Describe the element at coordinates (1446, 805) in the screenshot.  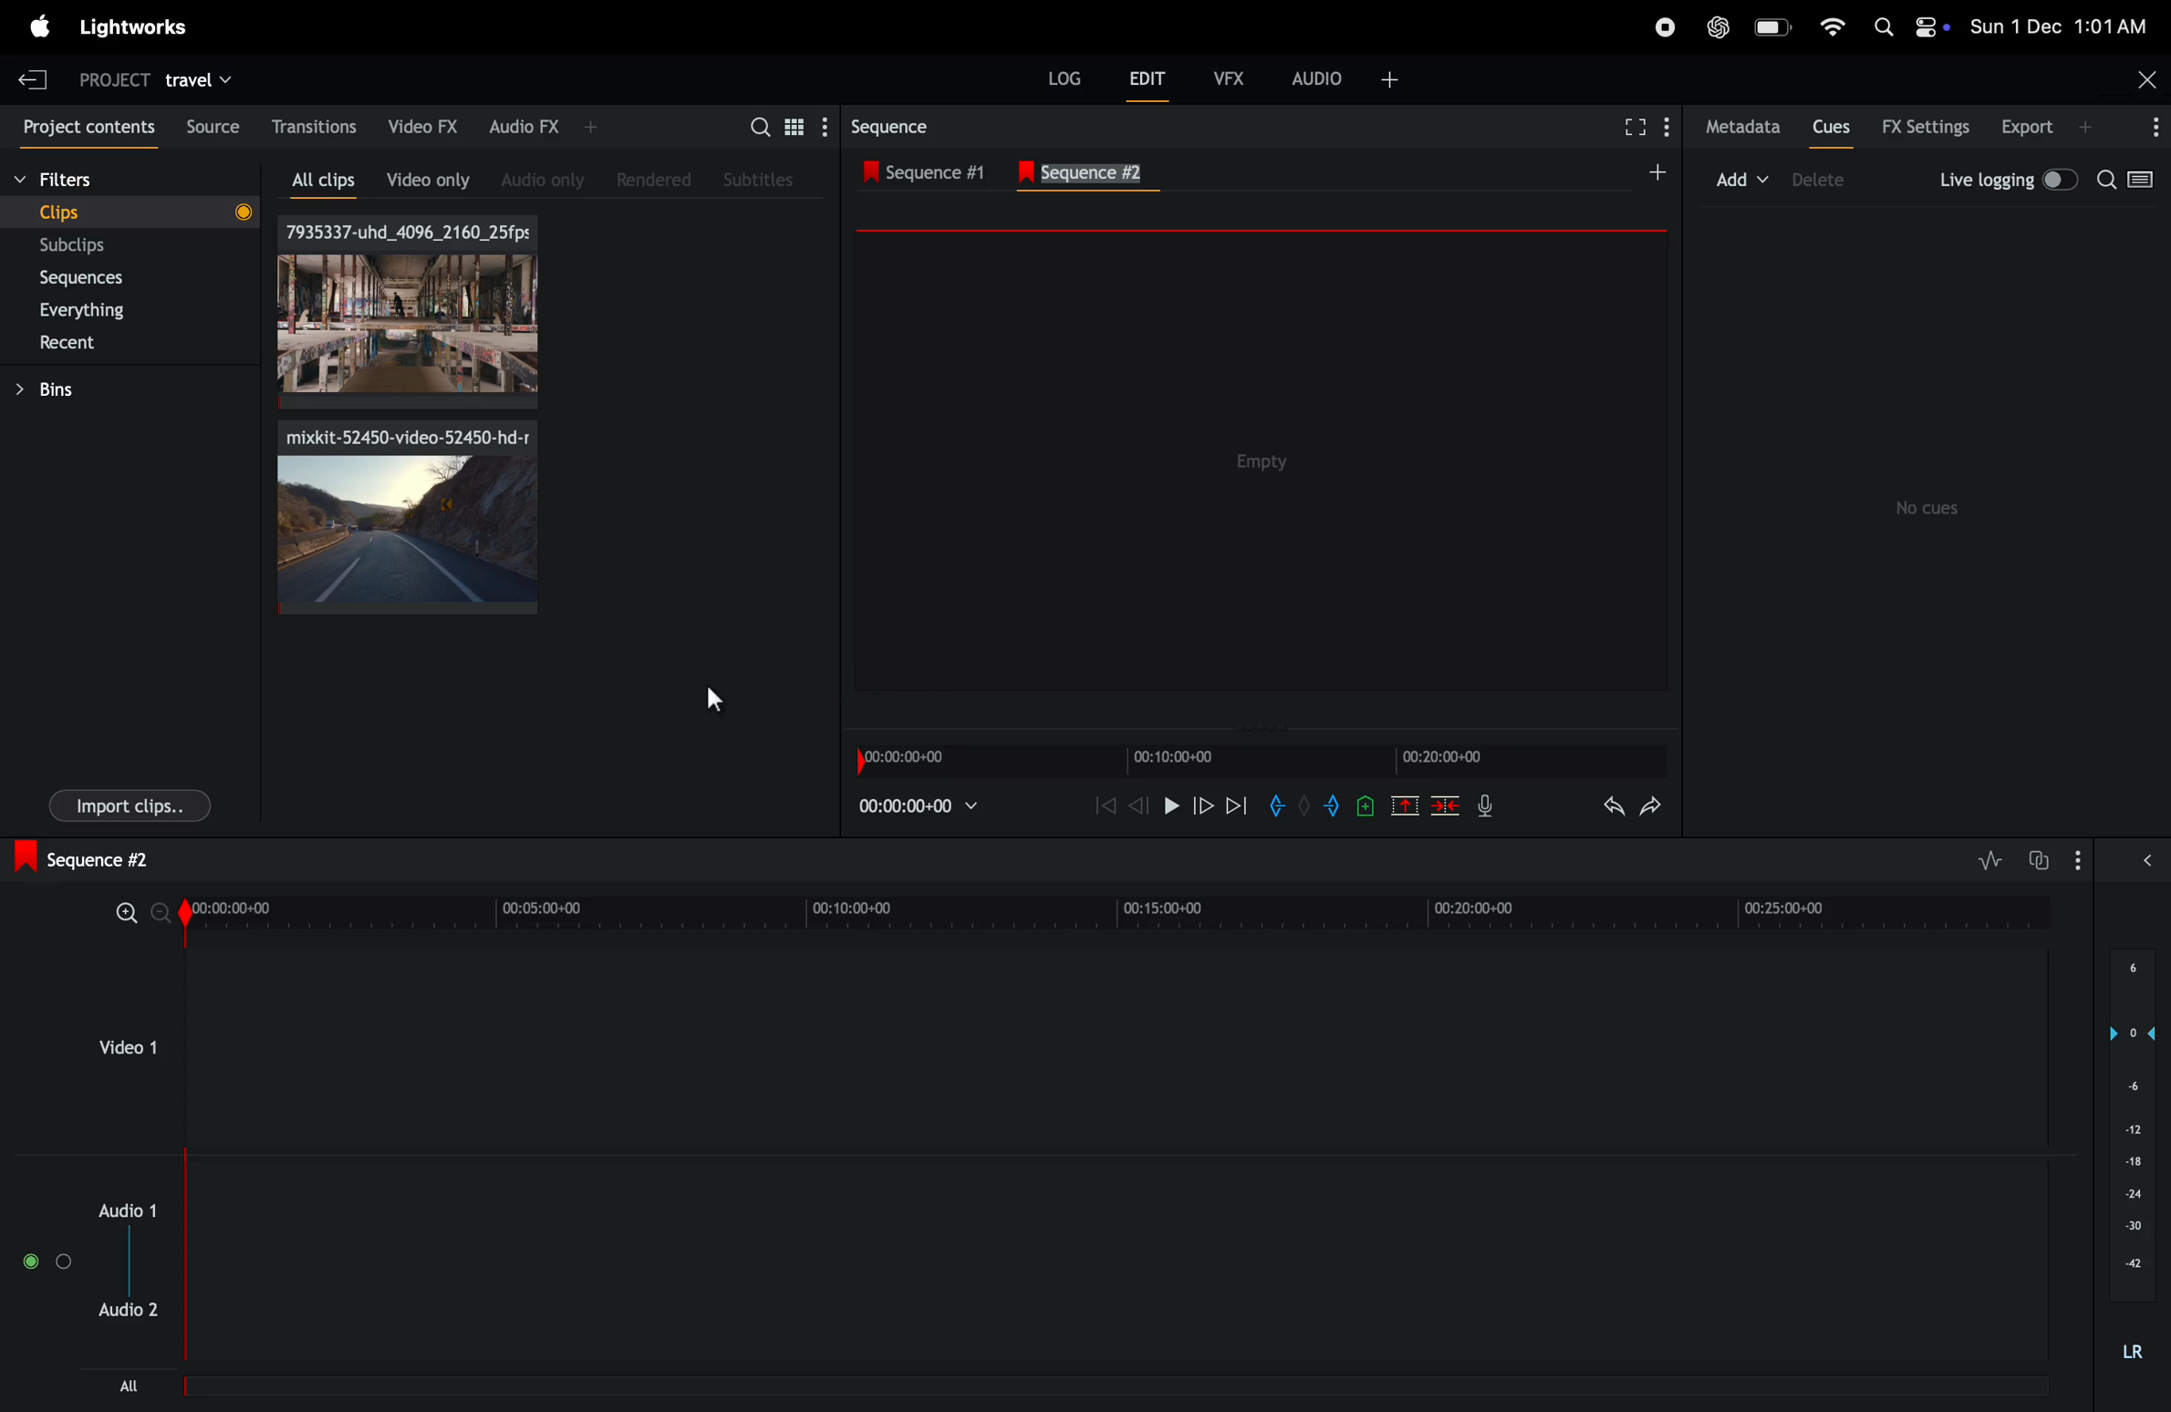
I see `delete clps` at that location.